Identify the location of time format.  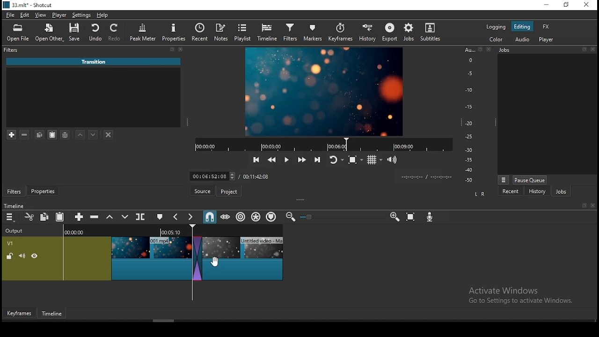
(426, 176).